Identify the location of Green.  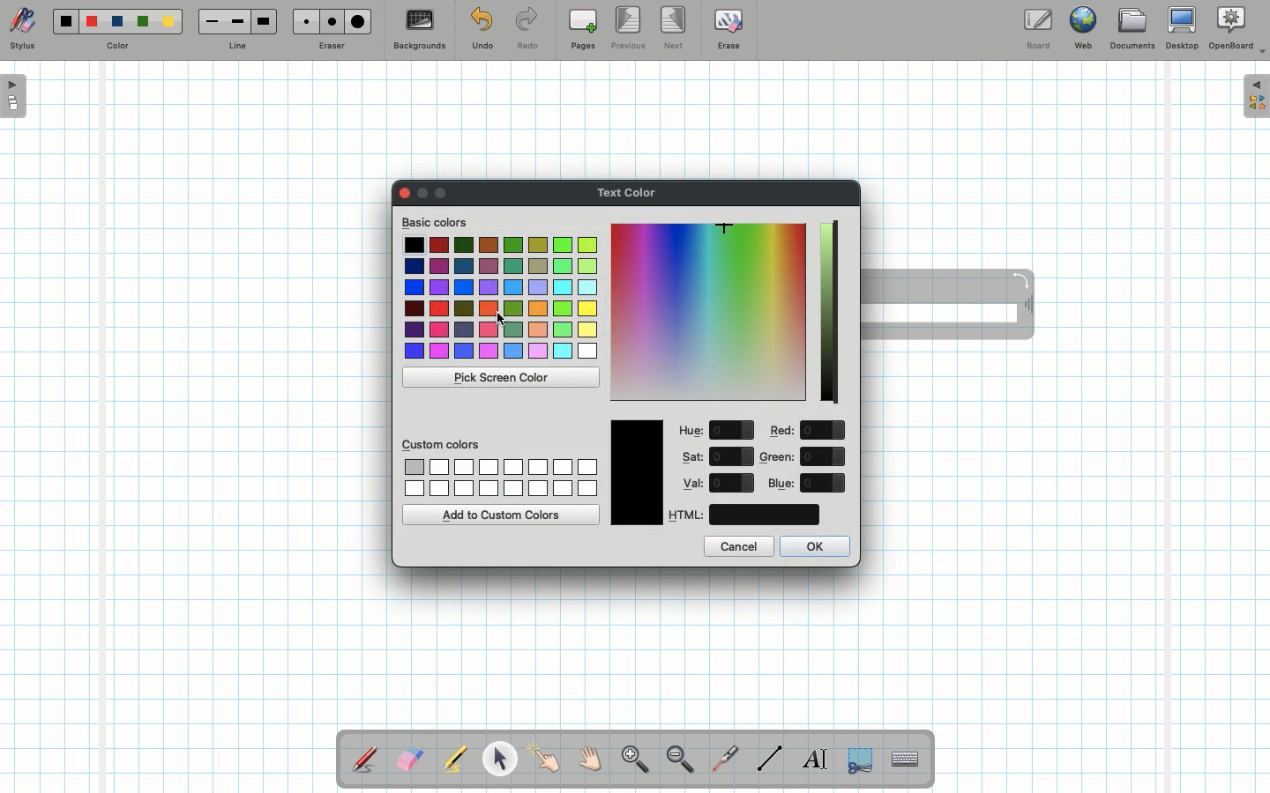
(143, 23).